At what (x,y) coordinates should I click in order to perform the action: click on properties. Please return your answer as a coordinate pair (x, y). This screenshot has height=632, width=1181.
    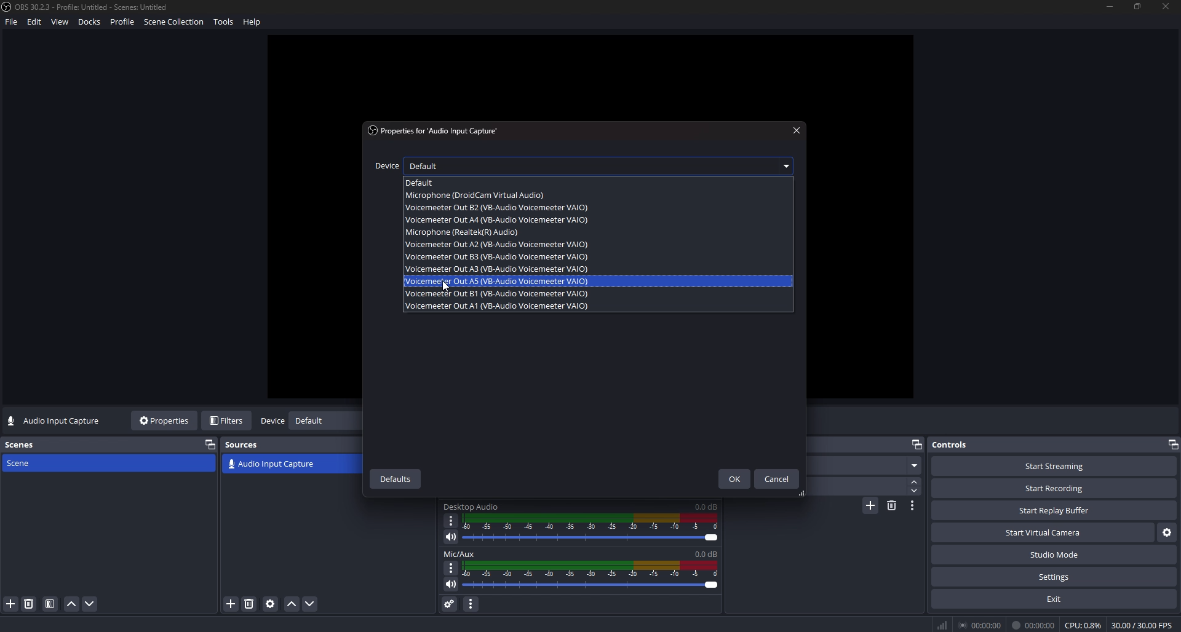
    Looking at the image, I should click on (438, 131).